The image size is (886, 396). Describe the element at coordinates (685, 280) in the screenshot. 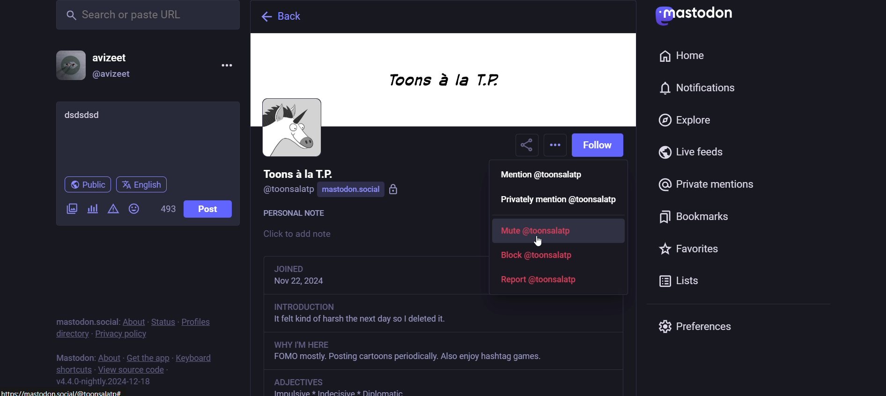

I see `lists` at that location.